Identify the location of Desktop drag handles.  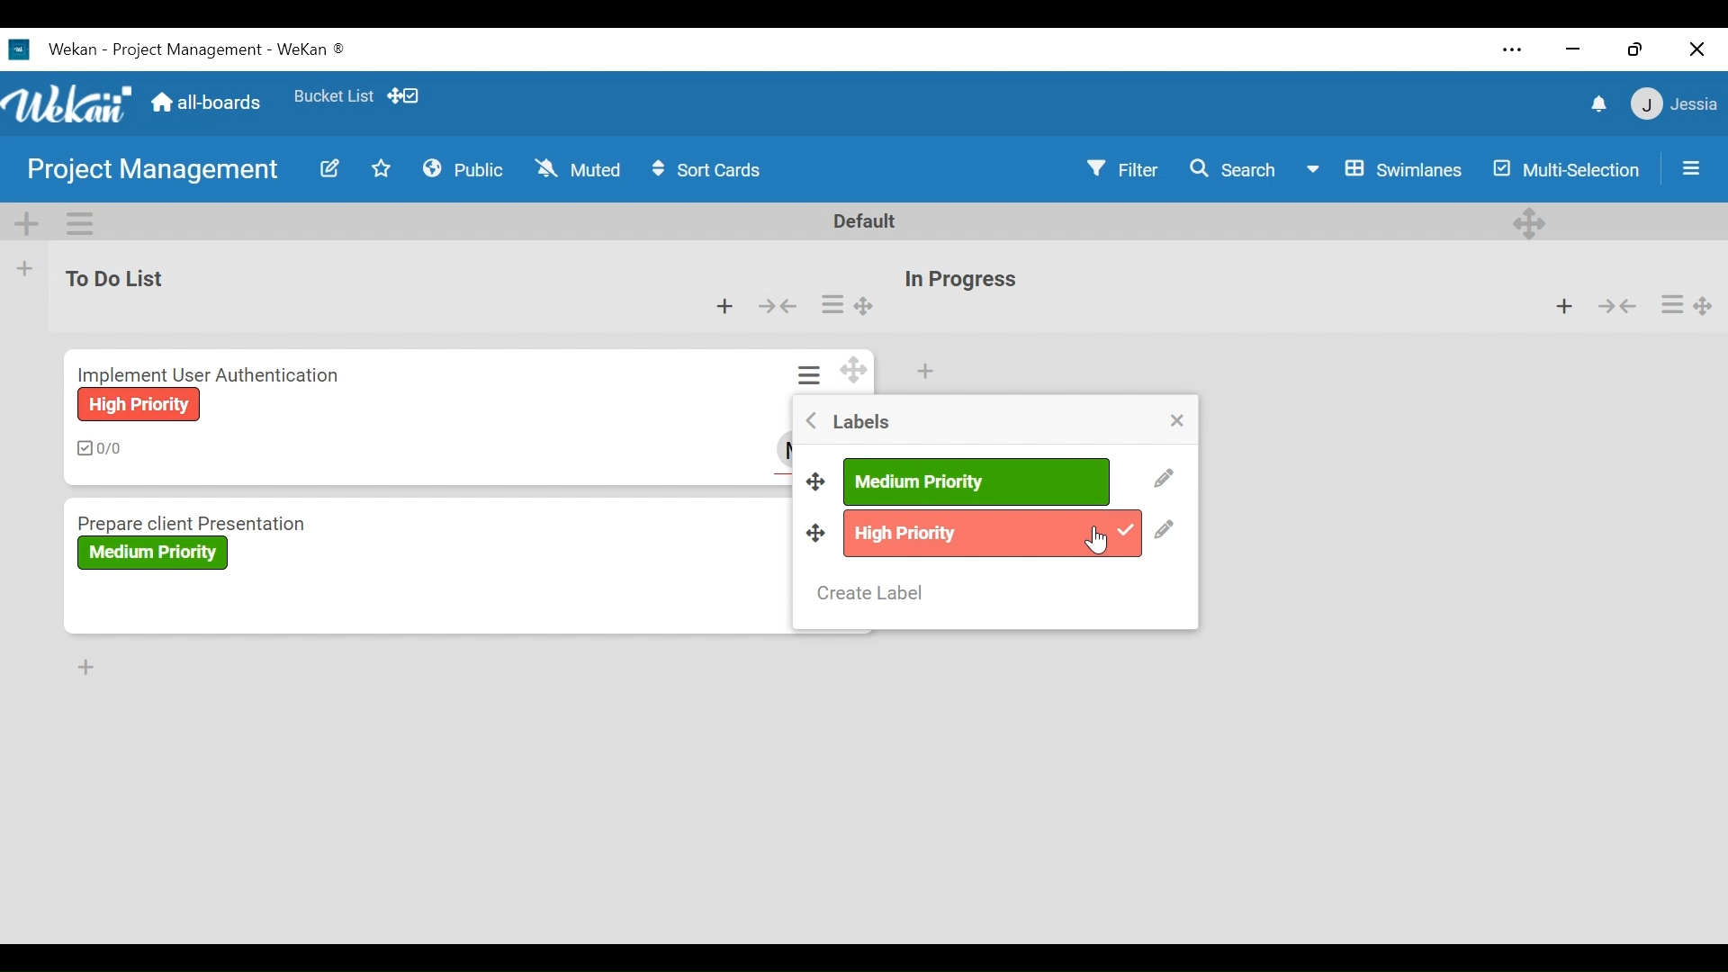
(857, 370).